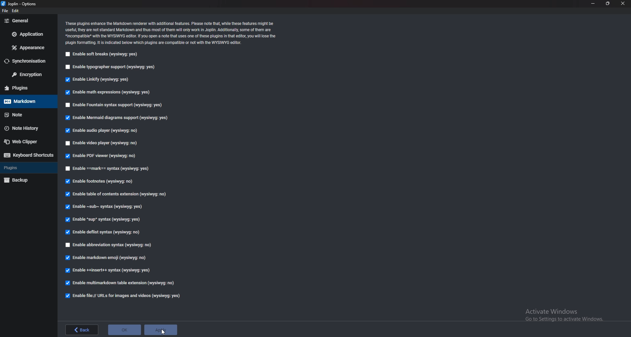  What do you see at coordinates (24, 181) in the screenshot?
I see `Backup` at bounding box center [24, 181].